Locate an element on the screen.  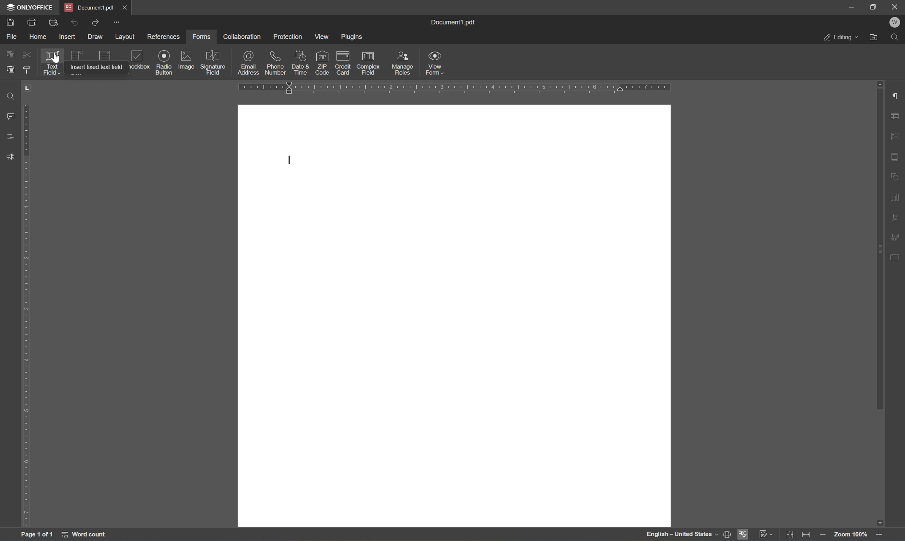
credit card is located at coordinates (342, 65).